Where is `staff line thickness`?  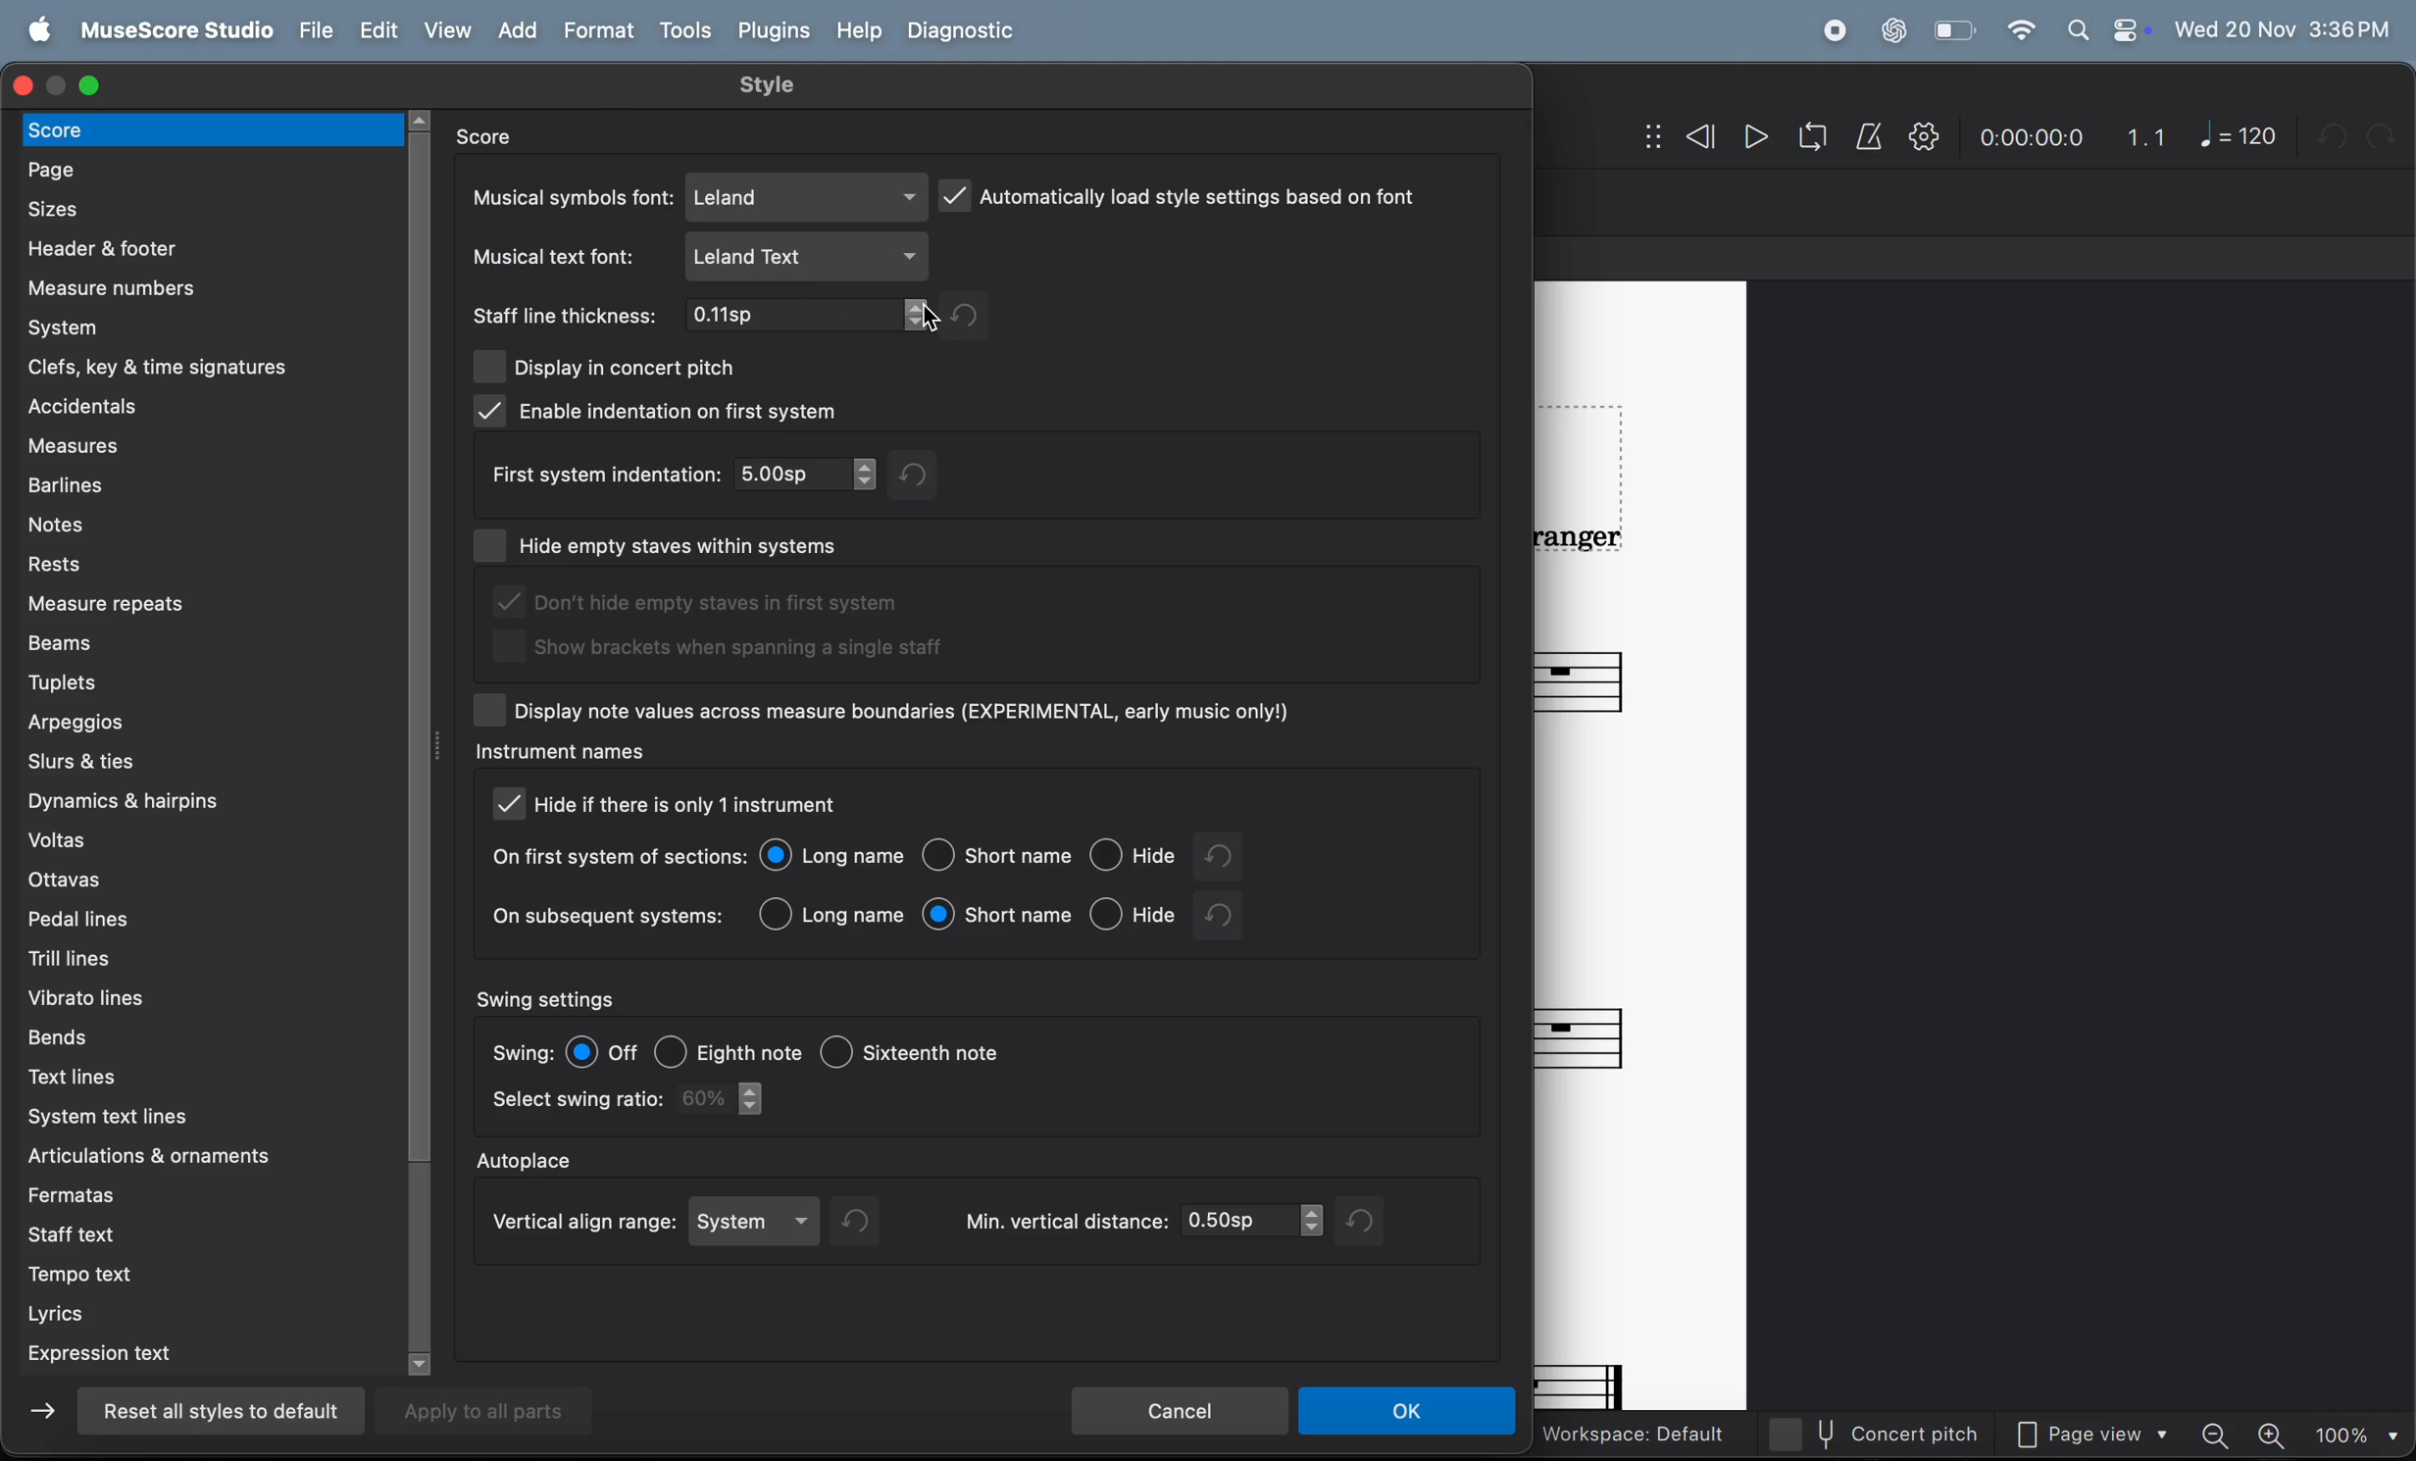
staff line thickness is located at coordinates (567, 316).